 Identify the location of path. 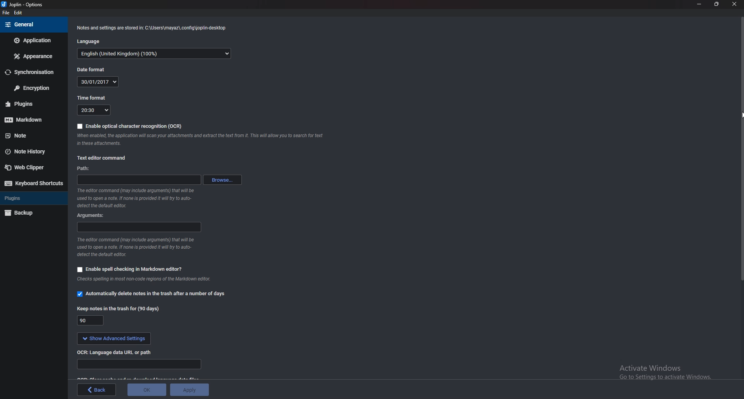
(138, 180).